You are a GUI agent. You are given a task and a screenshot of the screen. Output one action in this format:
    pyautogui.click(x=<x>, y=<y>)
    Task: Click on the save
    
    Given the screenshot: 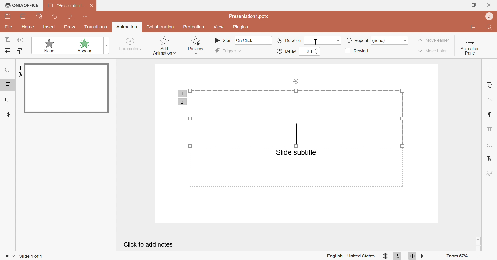 What is the action you would take?
    pyautogui.click(x=8, y=16)
    